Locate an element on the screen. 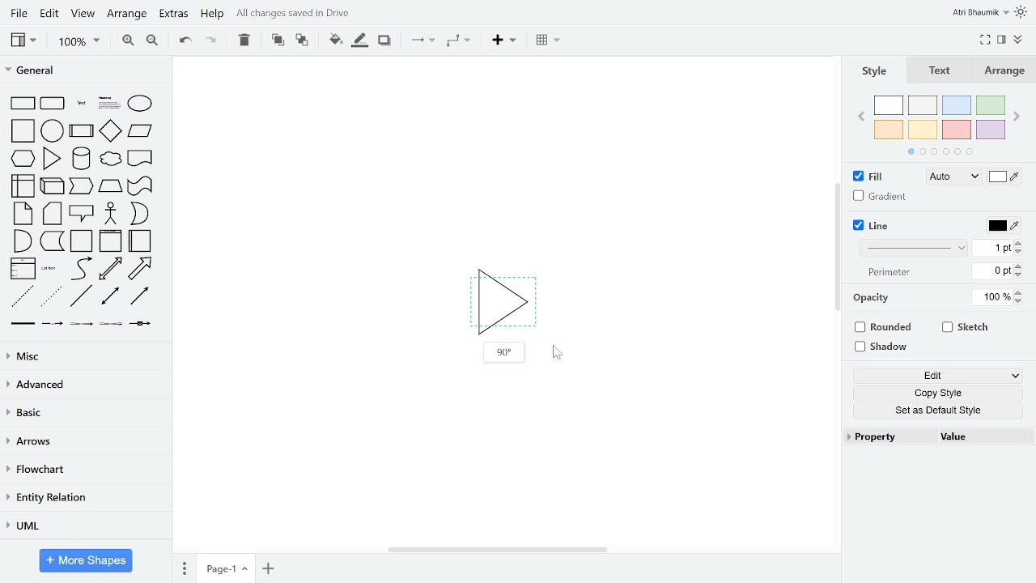 The height and width of the screenshot is (583, 1036). fill line is located at coordinates (359, 40).